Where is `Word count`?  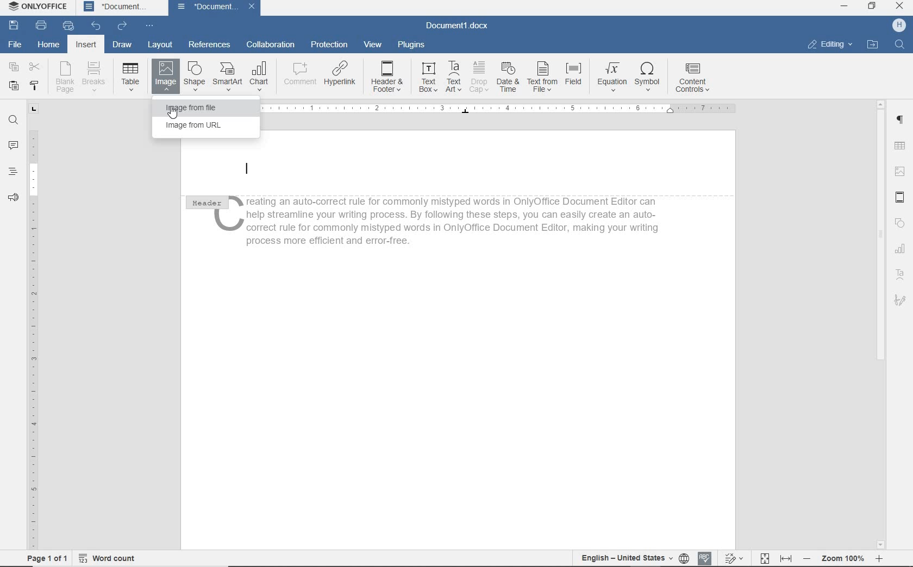
Word count is located at coordinates (106, 558).